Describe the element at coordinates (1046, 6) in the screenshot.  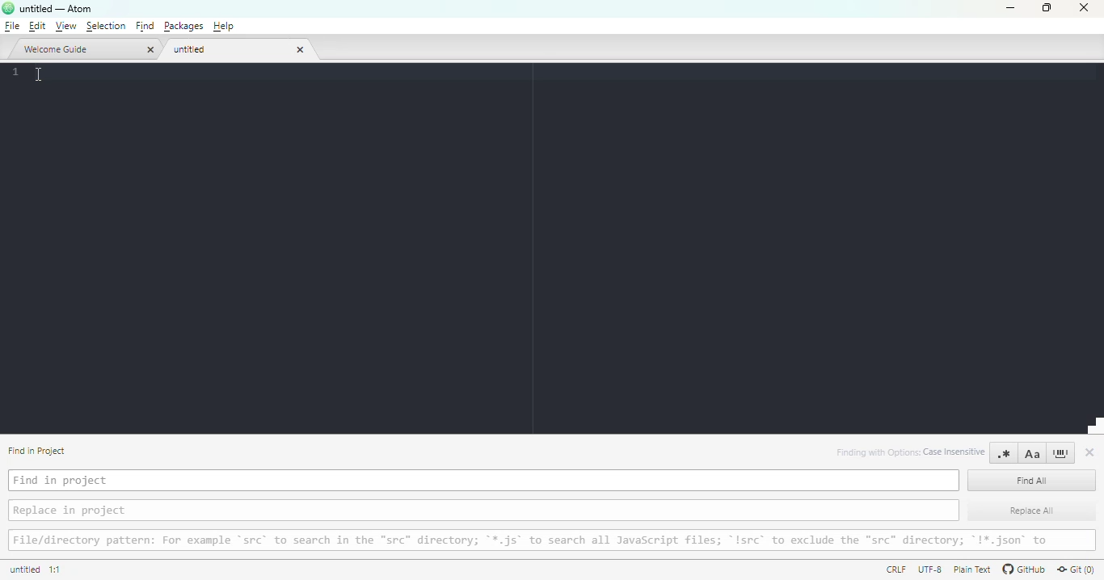
I see `maximize` at that location.